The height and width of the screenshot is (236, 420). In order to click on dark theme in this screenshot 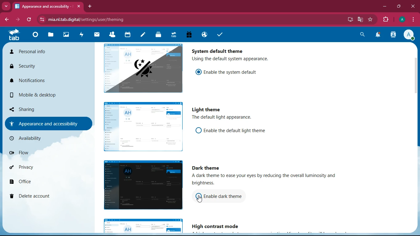, I will do `click(209, 168)`.